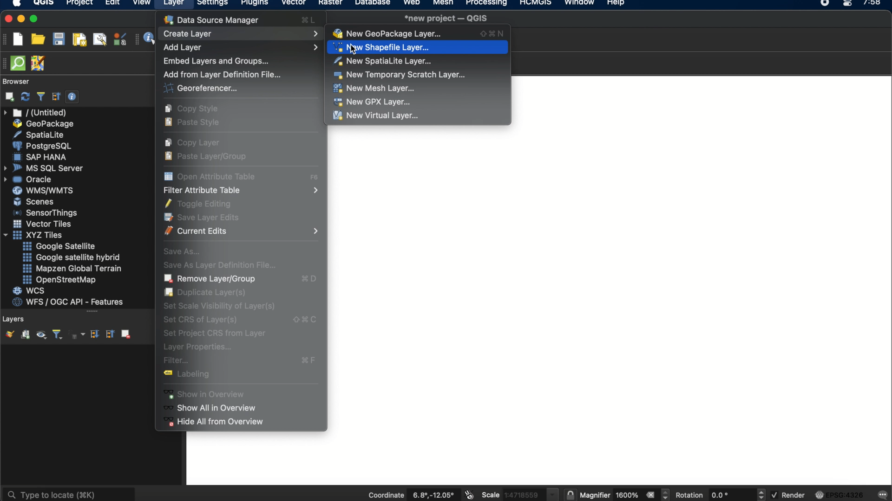  Describe the element at coordinates (21, 19) in the screenshot. I see `minimize` at that location.